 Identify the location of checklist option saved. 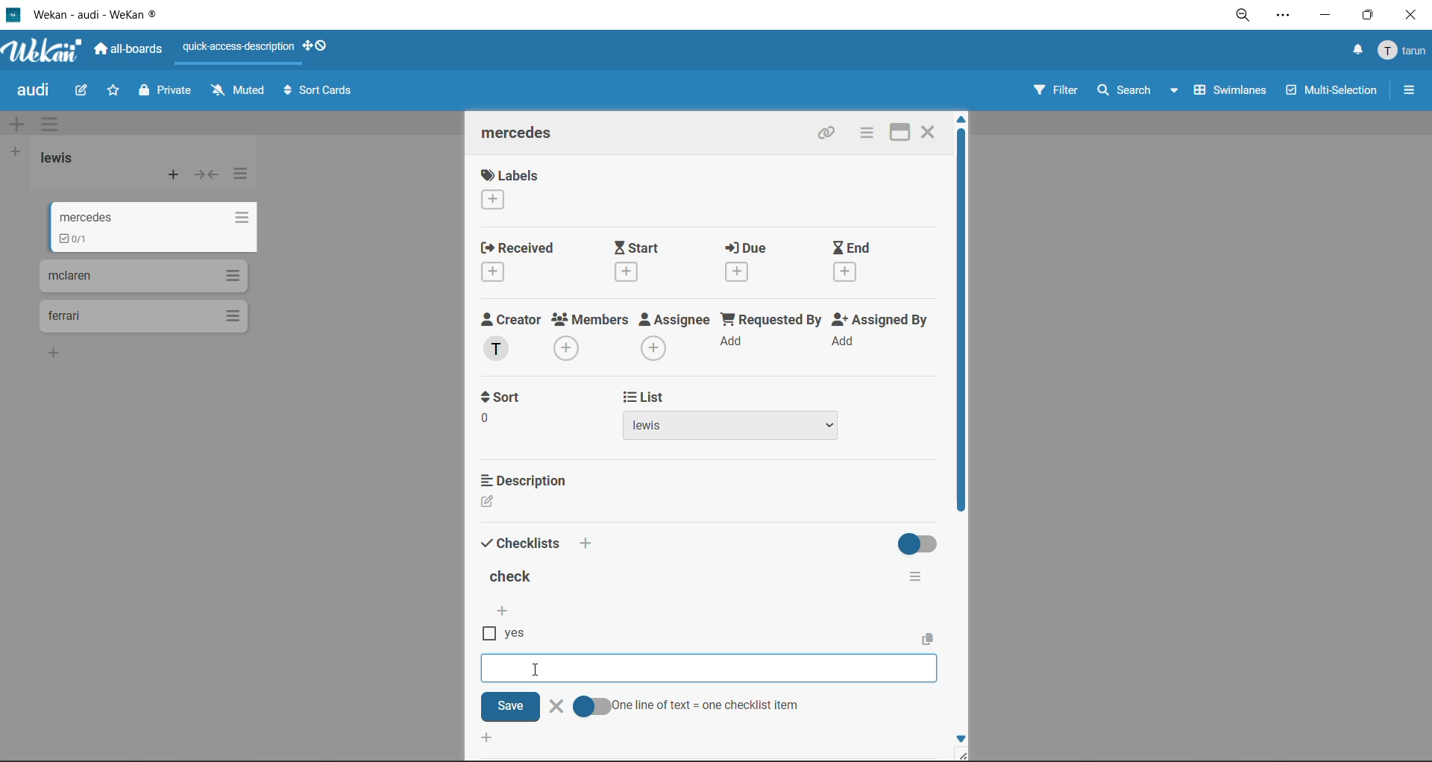
(509, 635).